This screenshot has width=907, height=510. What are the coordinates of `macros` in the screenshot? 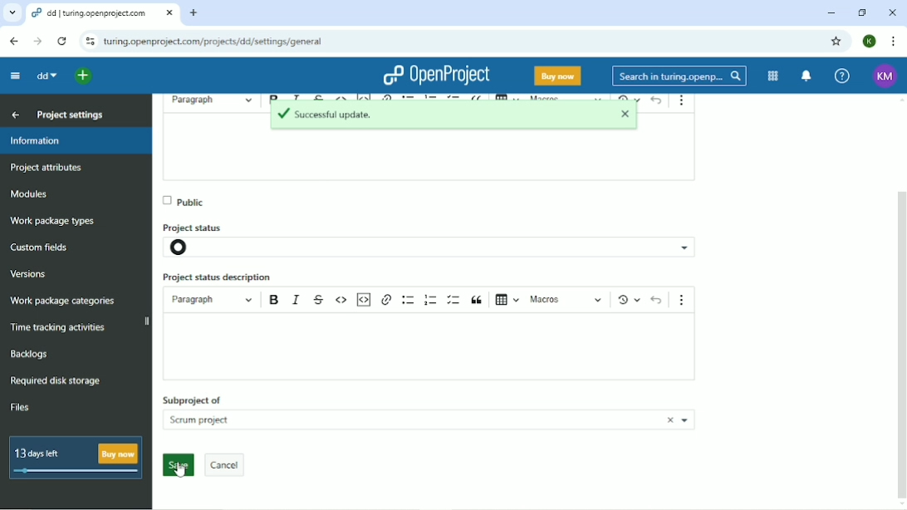 It's located at (566, 299).